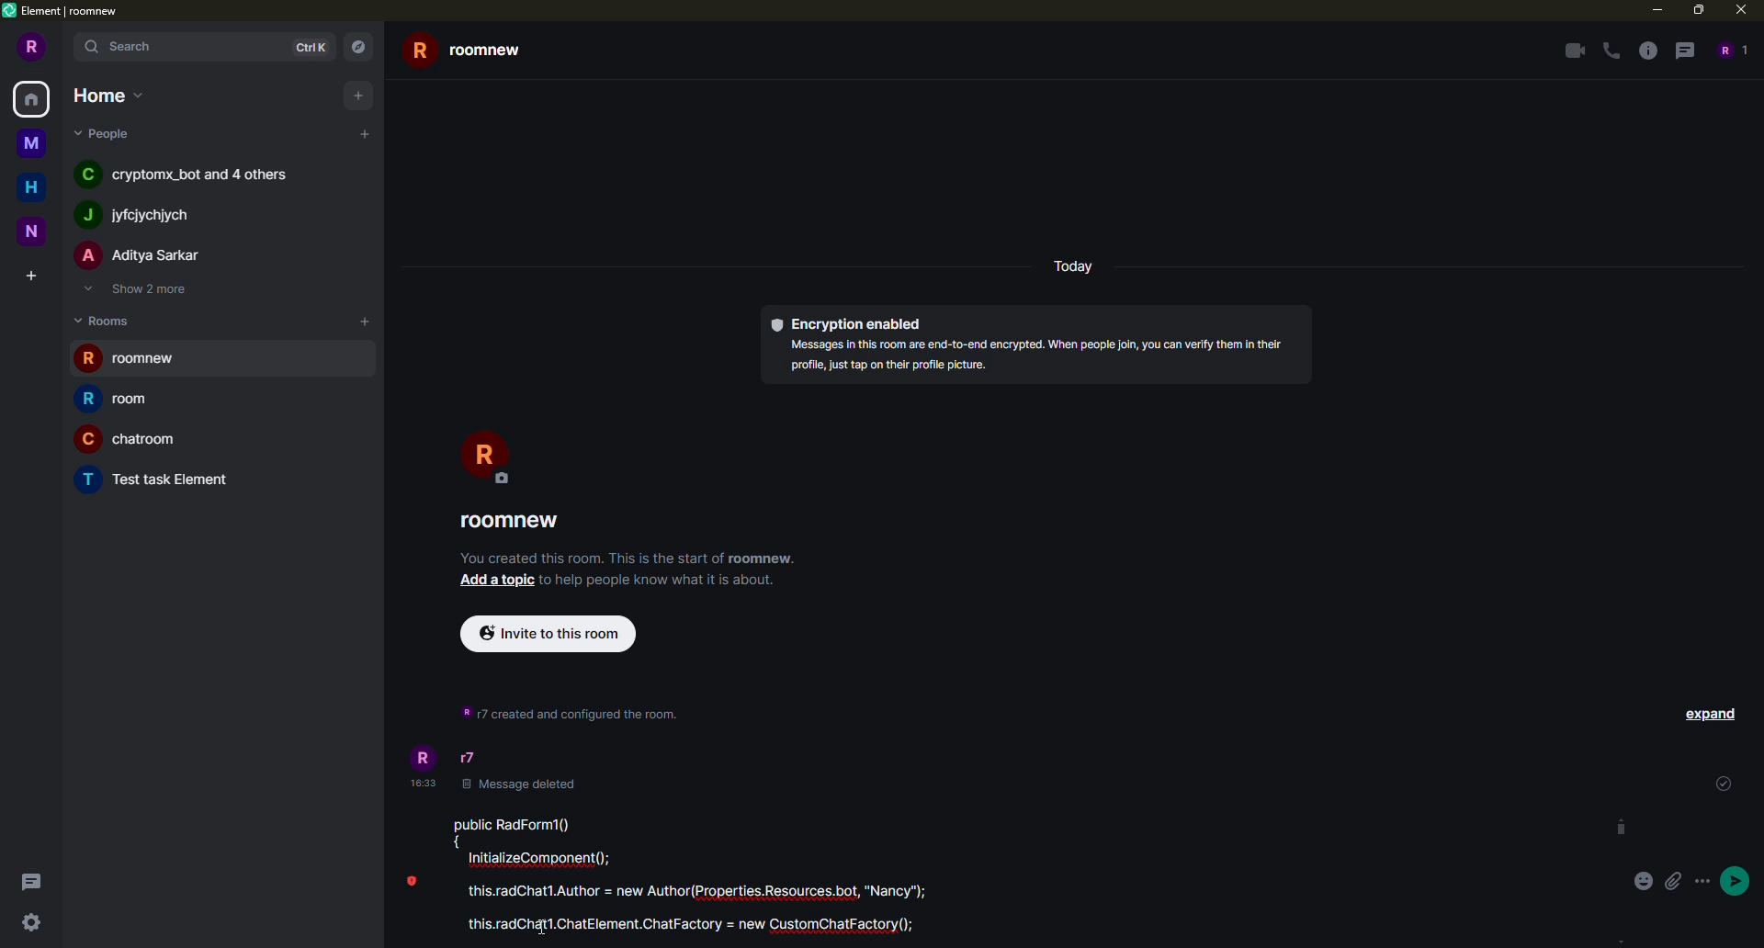  What do you see at coordinates (1696, 10) in the screenshot?
I see `maximize` at bounding box center [1696, 10].